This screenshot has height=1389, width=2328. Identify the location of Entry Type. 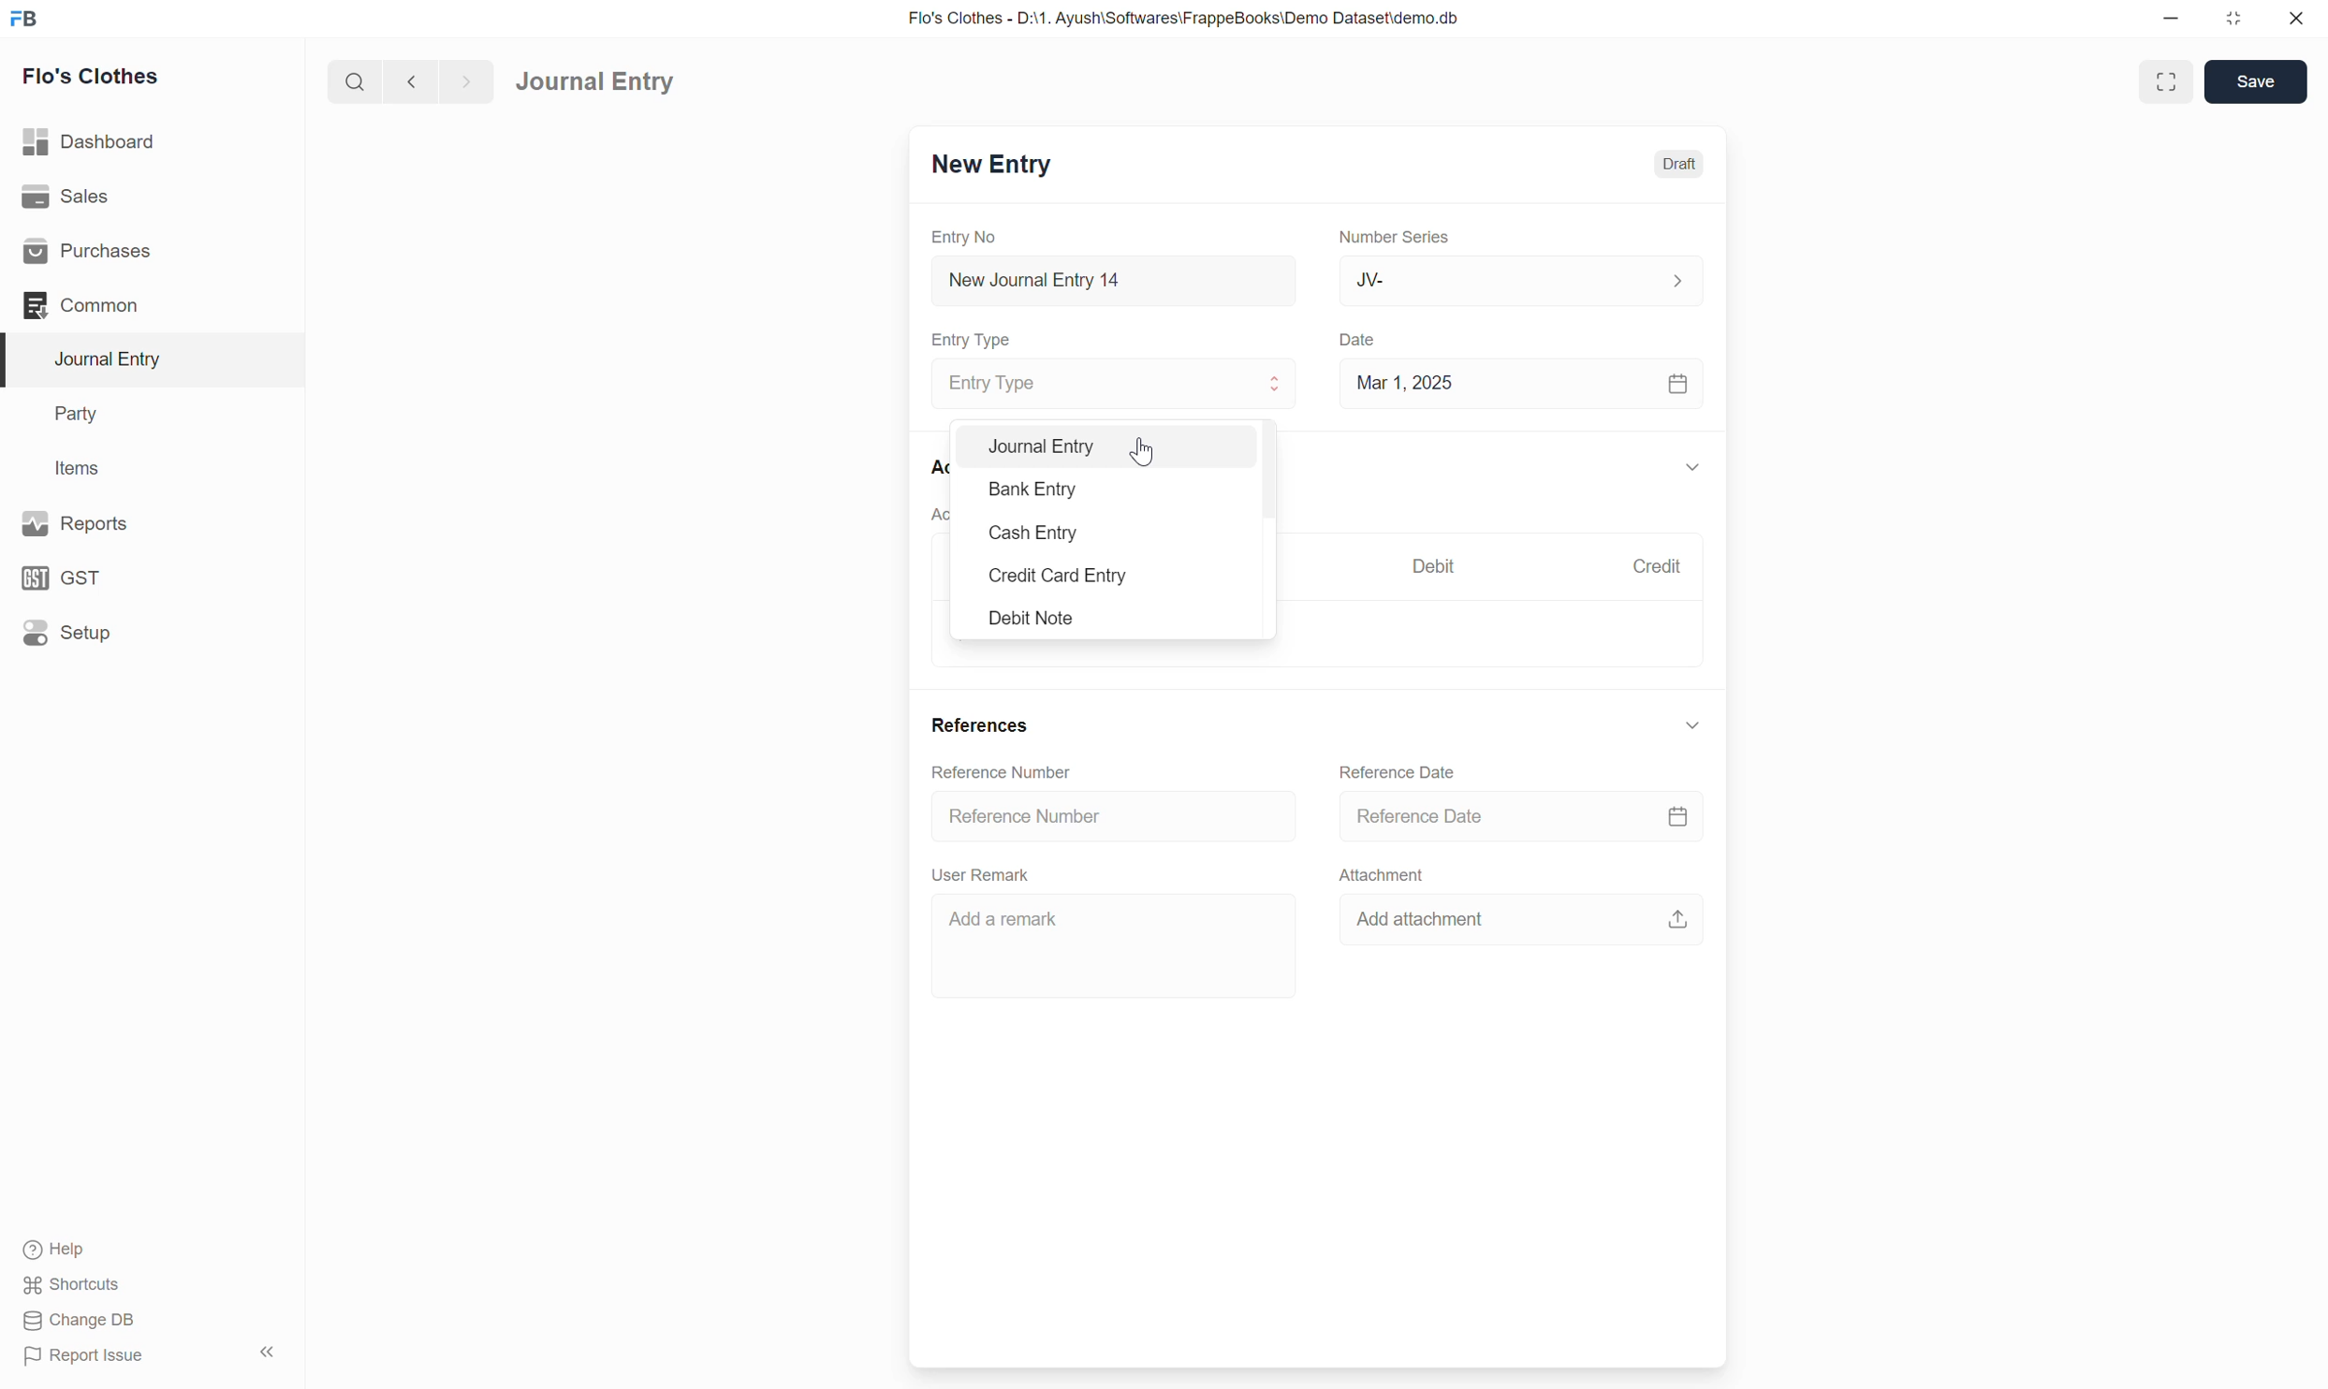
(977, 340).